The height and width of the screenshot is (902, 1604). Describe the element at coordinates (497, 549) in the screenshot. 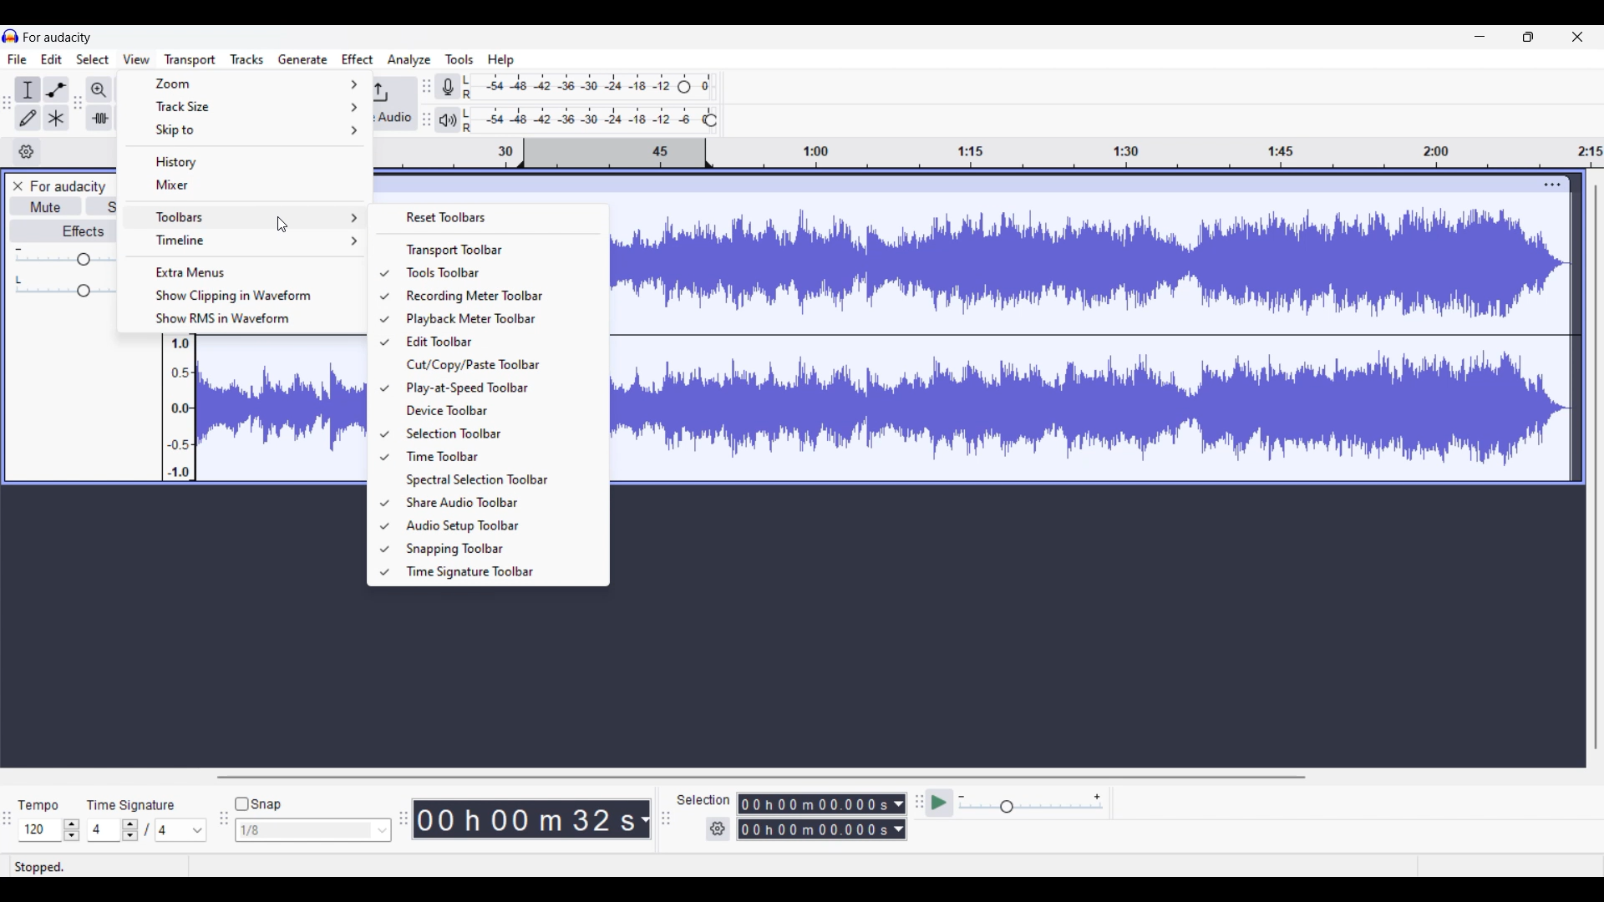

I see `Snapping toolbar` at that location.